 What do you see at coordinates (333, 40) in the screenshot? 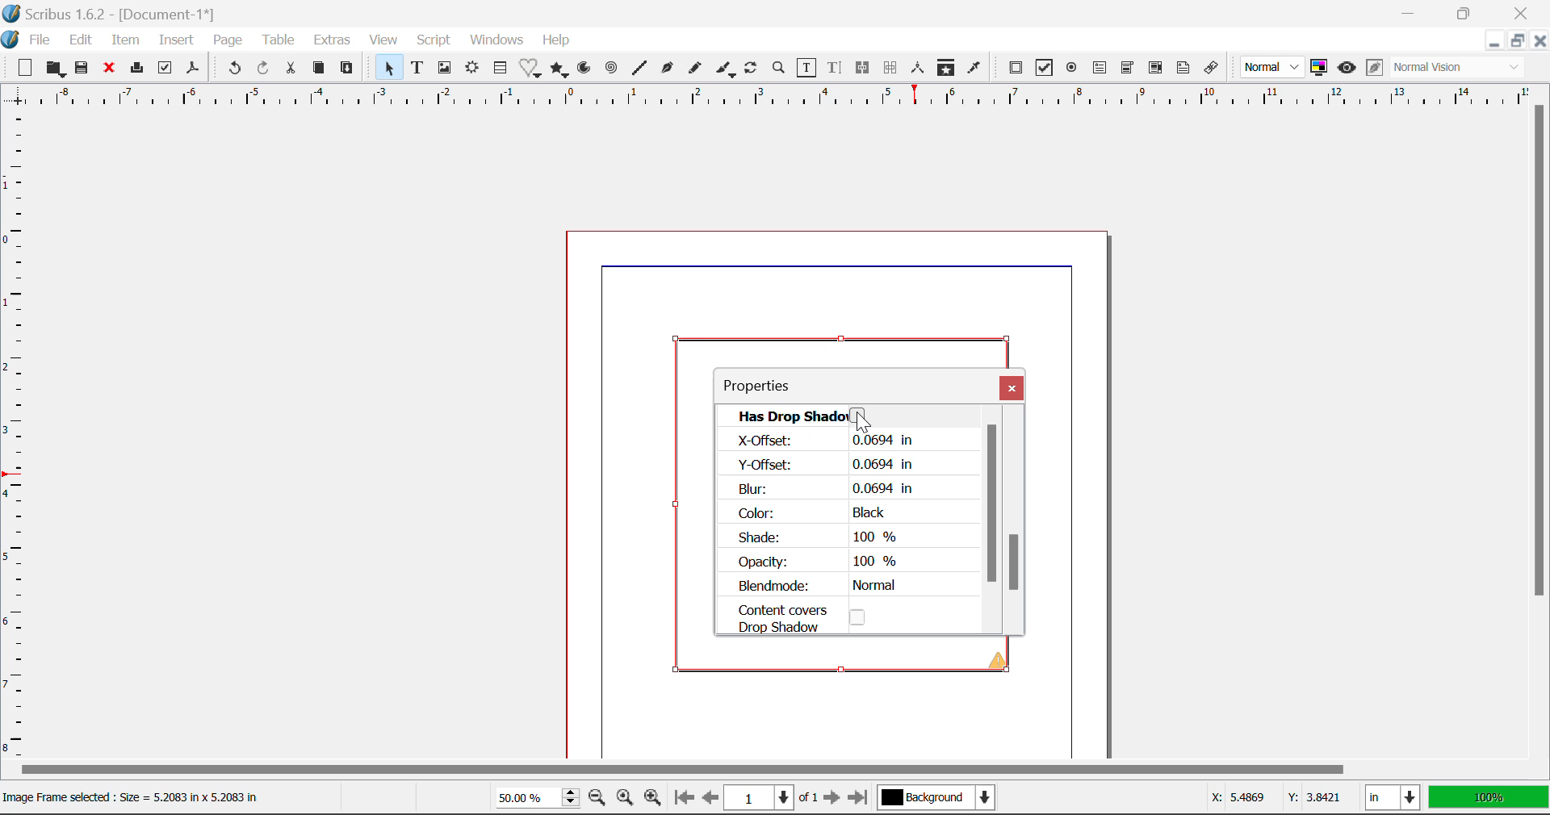
I see `Extras` at bounding box center [333, 40].